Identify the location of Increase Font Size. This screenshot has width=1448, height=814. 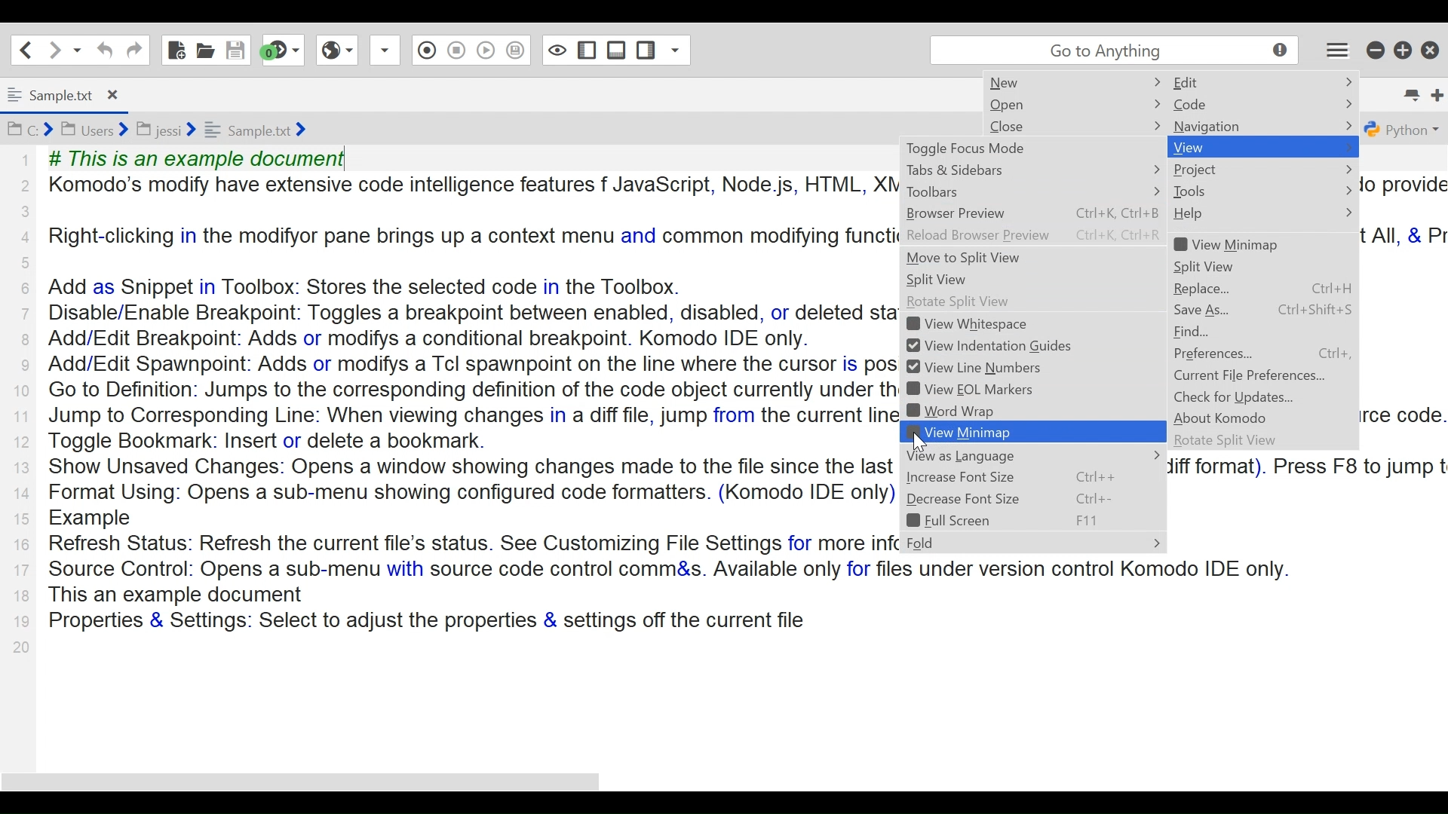
(1029, 477).